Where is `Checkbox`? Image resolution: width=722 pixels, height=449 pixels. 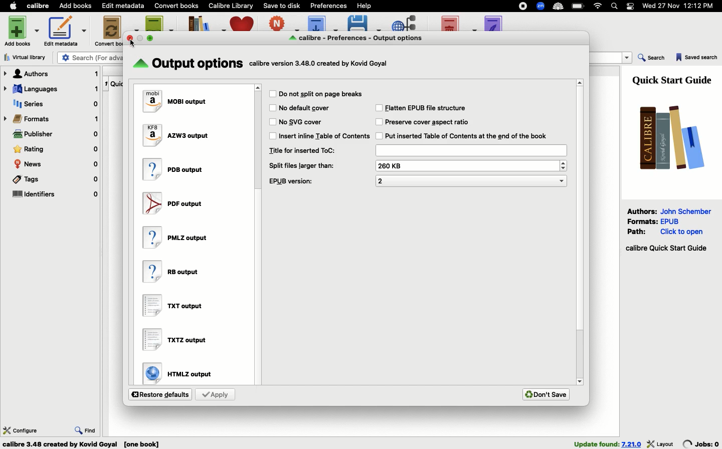
Checkbox is located at coordinates (273, 122).